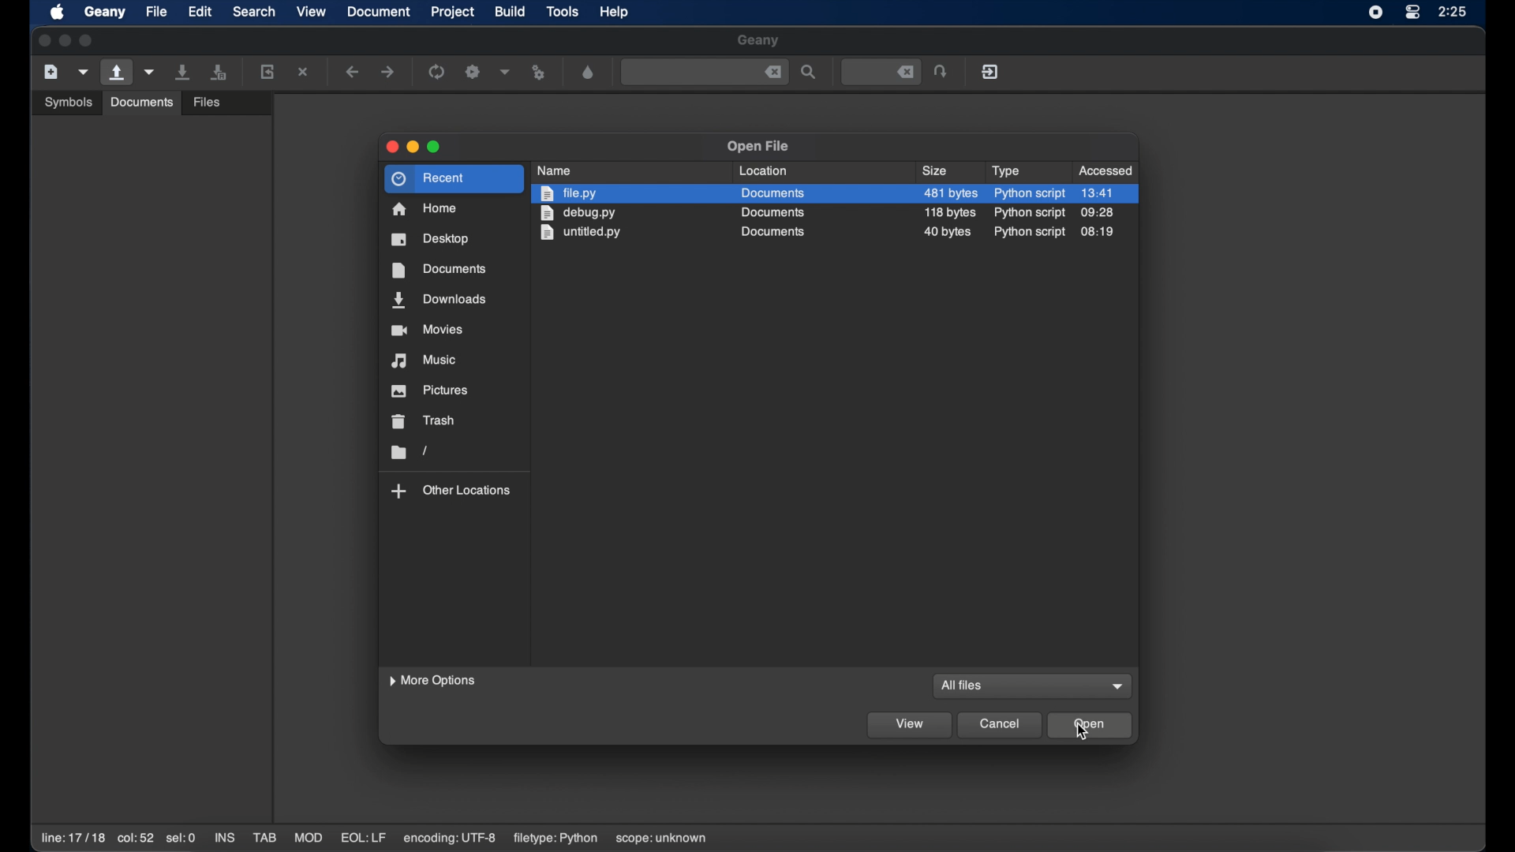  What do you see at coordinates (142, 104) in the screenshot?
I see `` at bounding box center [142, 104].